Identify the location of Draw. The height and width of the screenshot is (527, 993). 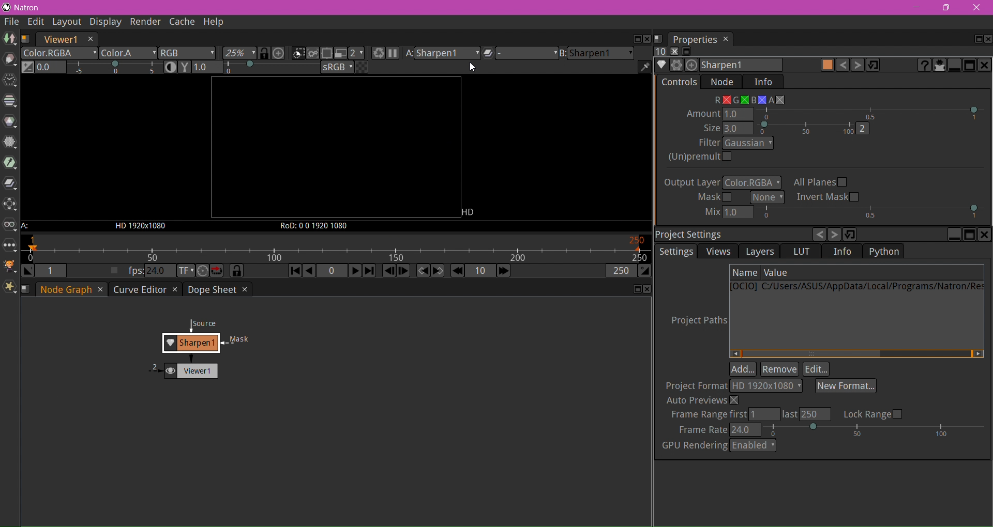
(10, 60).